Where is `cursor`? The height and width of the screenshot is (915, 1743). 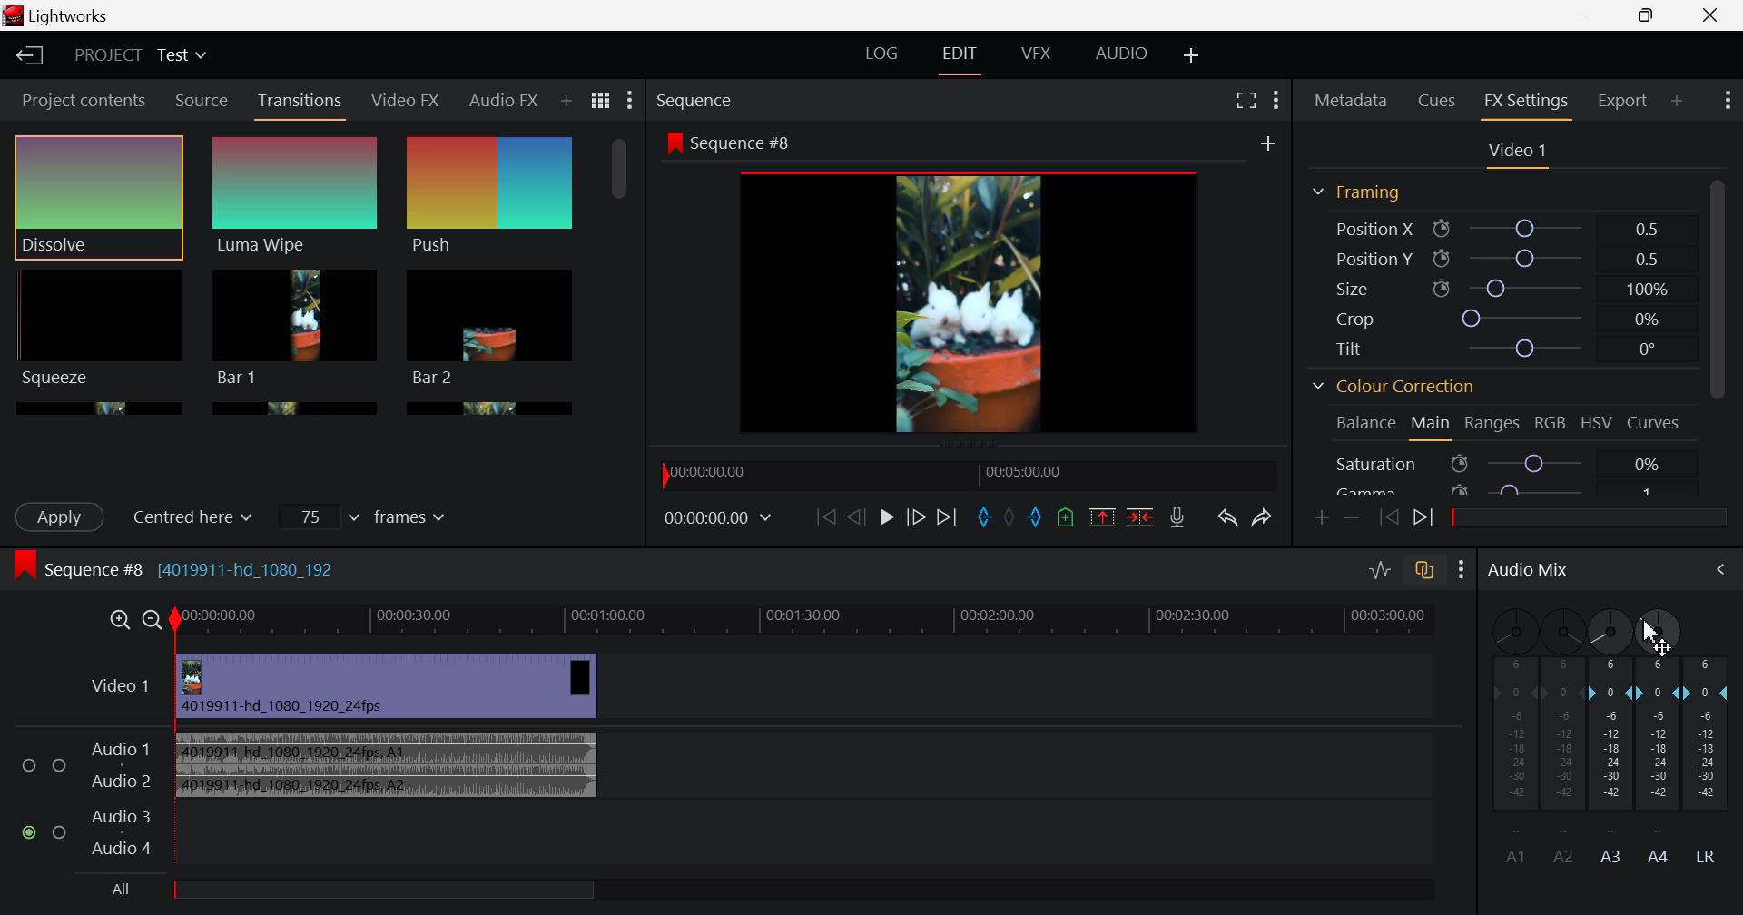
cursor is located at coordinates (1646, 633).